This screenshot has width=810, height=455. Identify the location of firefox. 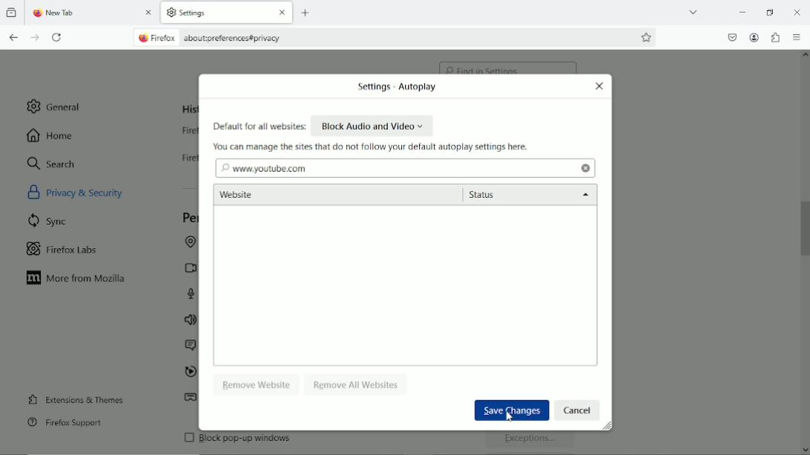
(166, 39).